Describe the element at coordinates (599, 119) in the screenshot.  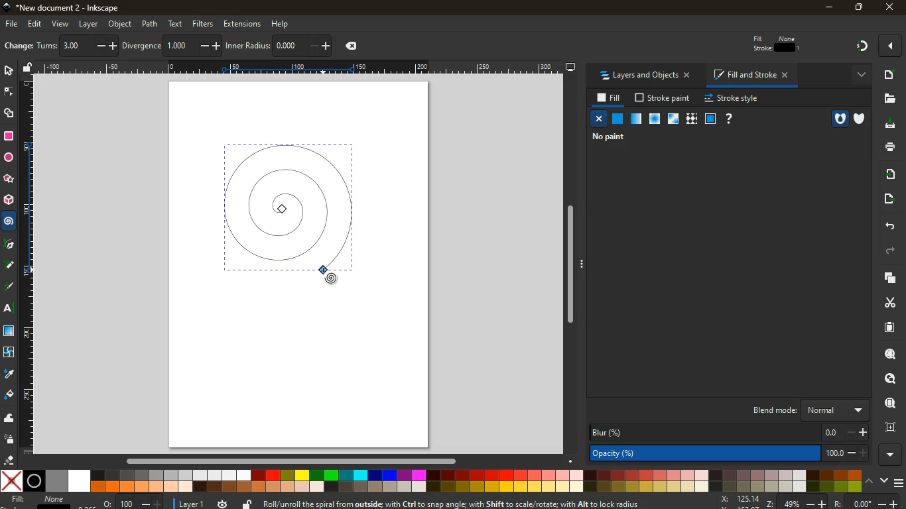
I see `close` at that location.